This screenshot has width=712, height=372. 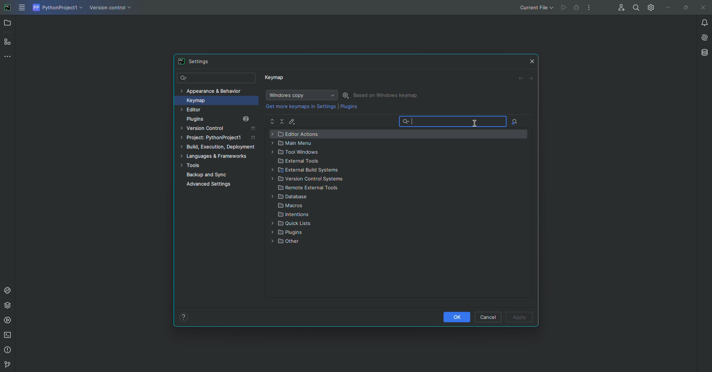 I want to click on AI, so click(x=702, y=37).